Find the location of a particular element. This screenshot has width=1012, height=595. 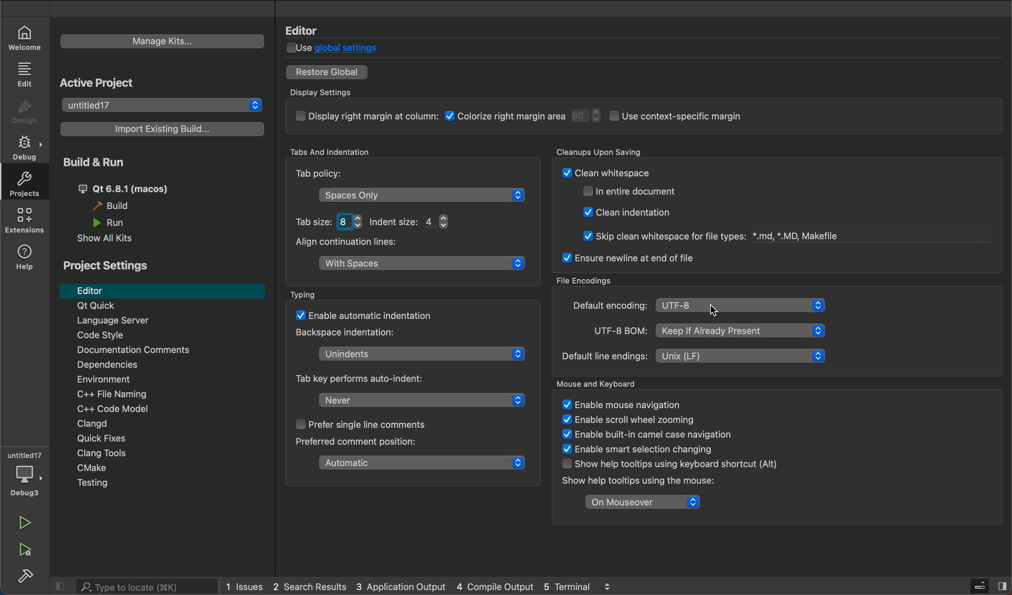

Language server is located at coordinates (163, 321).